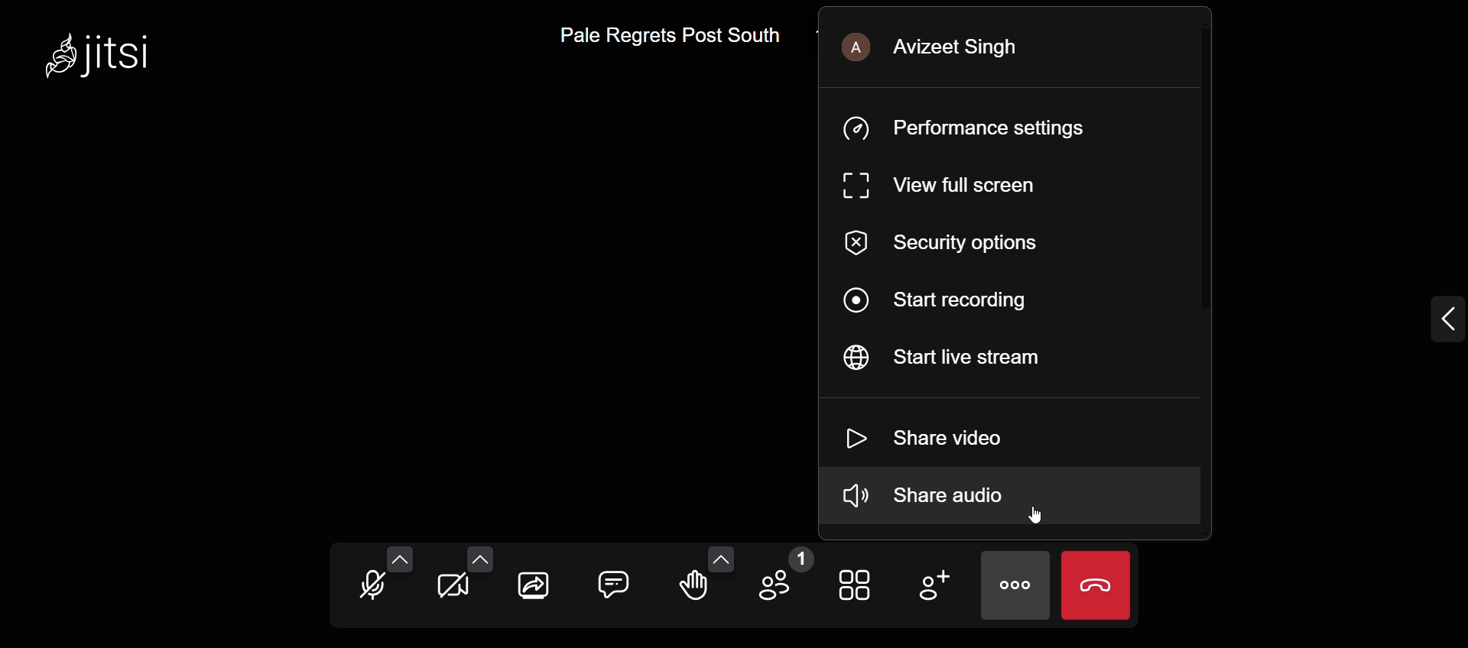 Image resolution: width=1468 pixels, height=648 pixels. Describe the element at coordinates (1039, 515) in the screenshot. I see `cursor` at that location.